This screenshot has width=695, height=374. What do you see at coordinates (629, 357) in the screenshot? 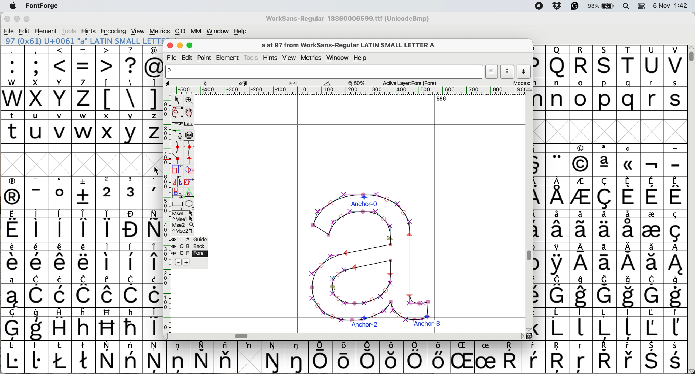
I see `symbol` at bounding box center [629, 357].